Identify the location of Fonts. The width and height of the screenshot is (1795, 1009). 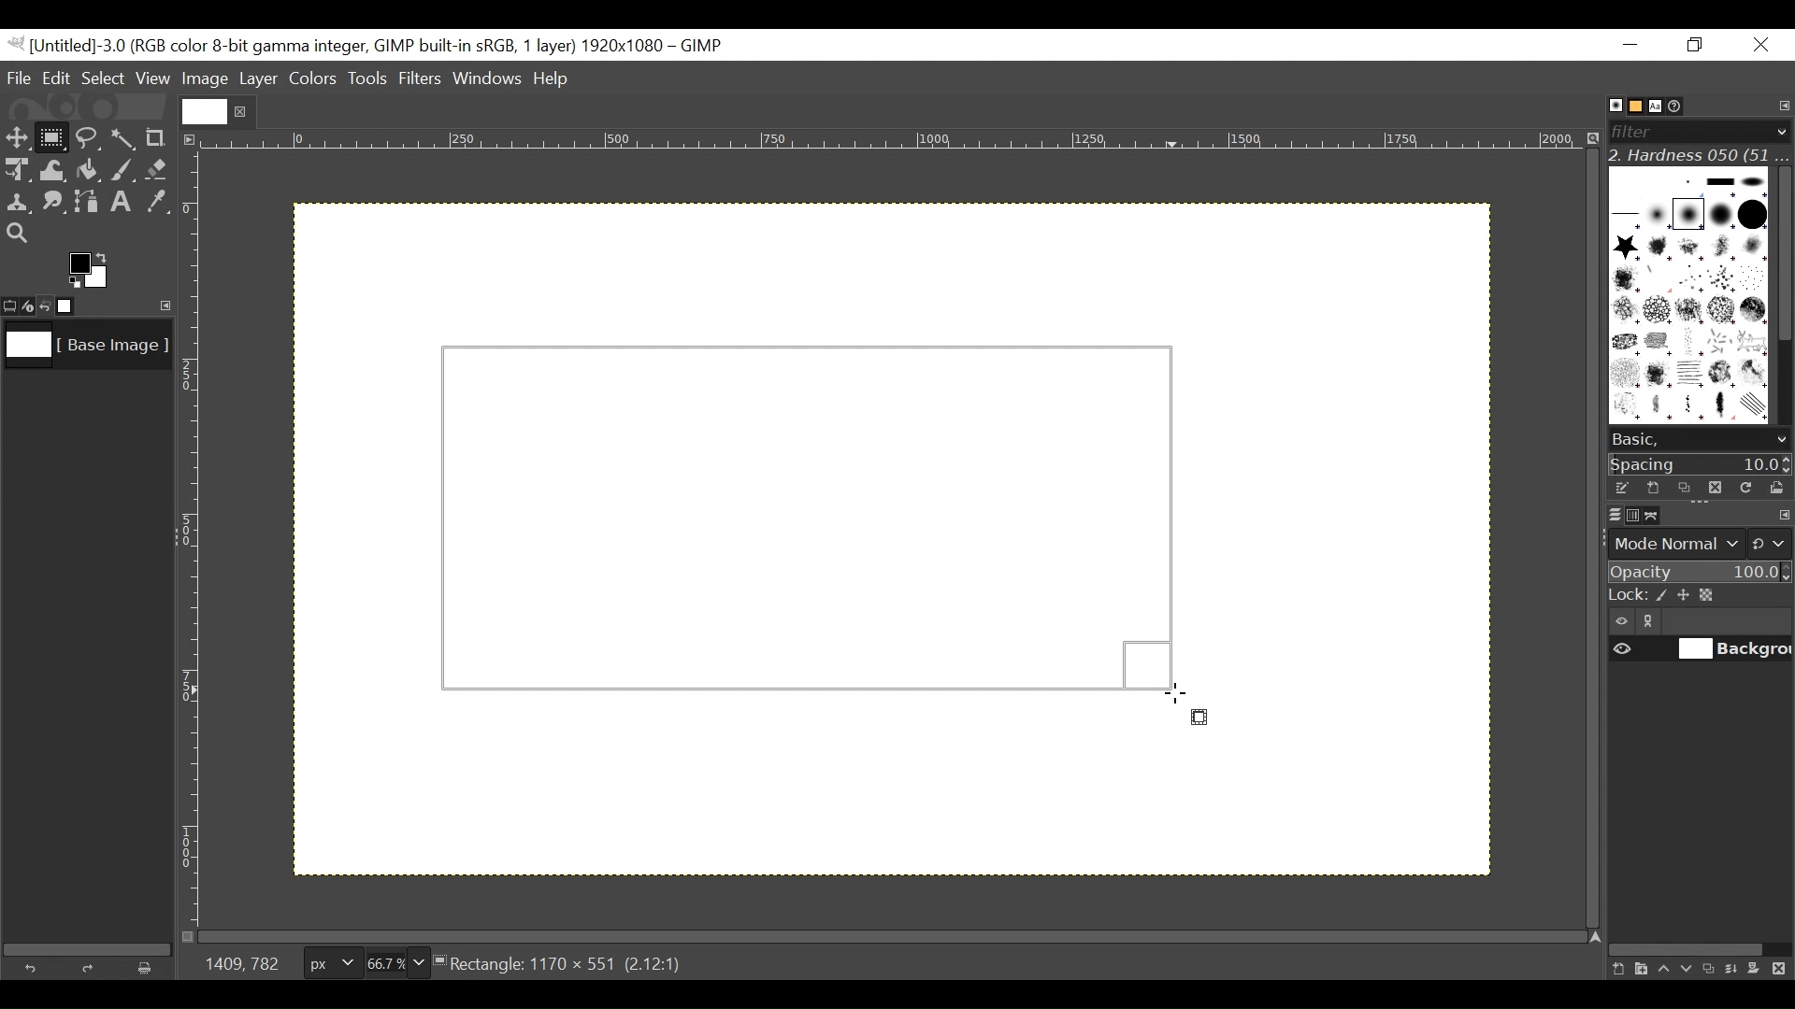
(1659, 105).